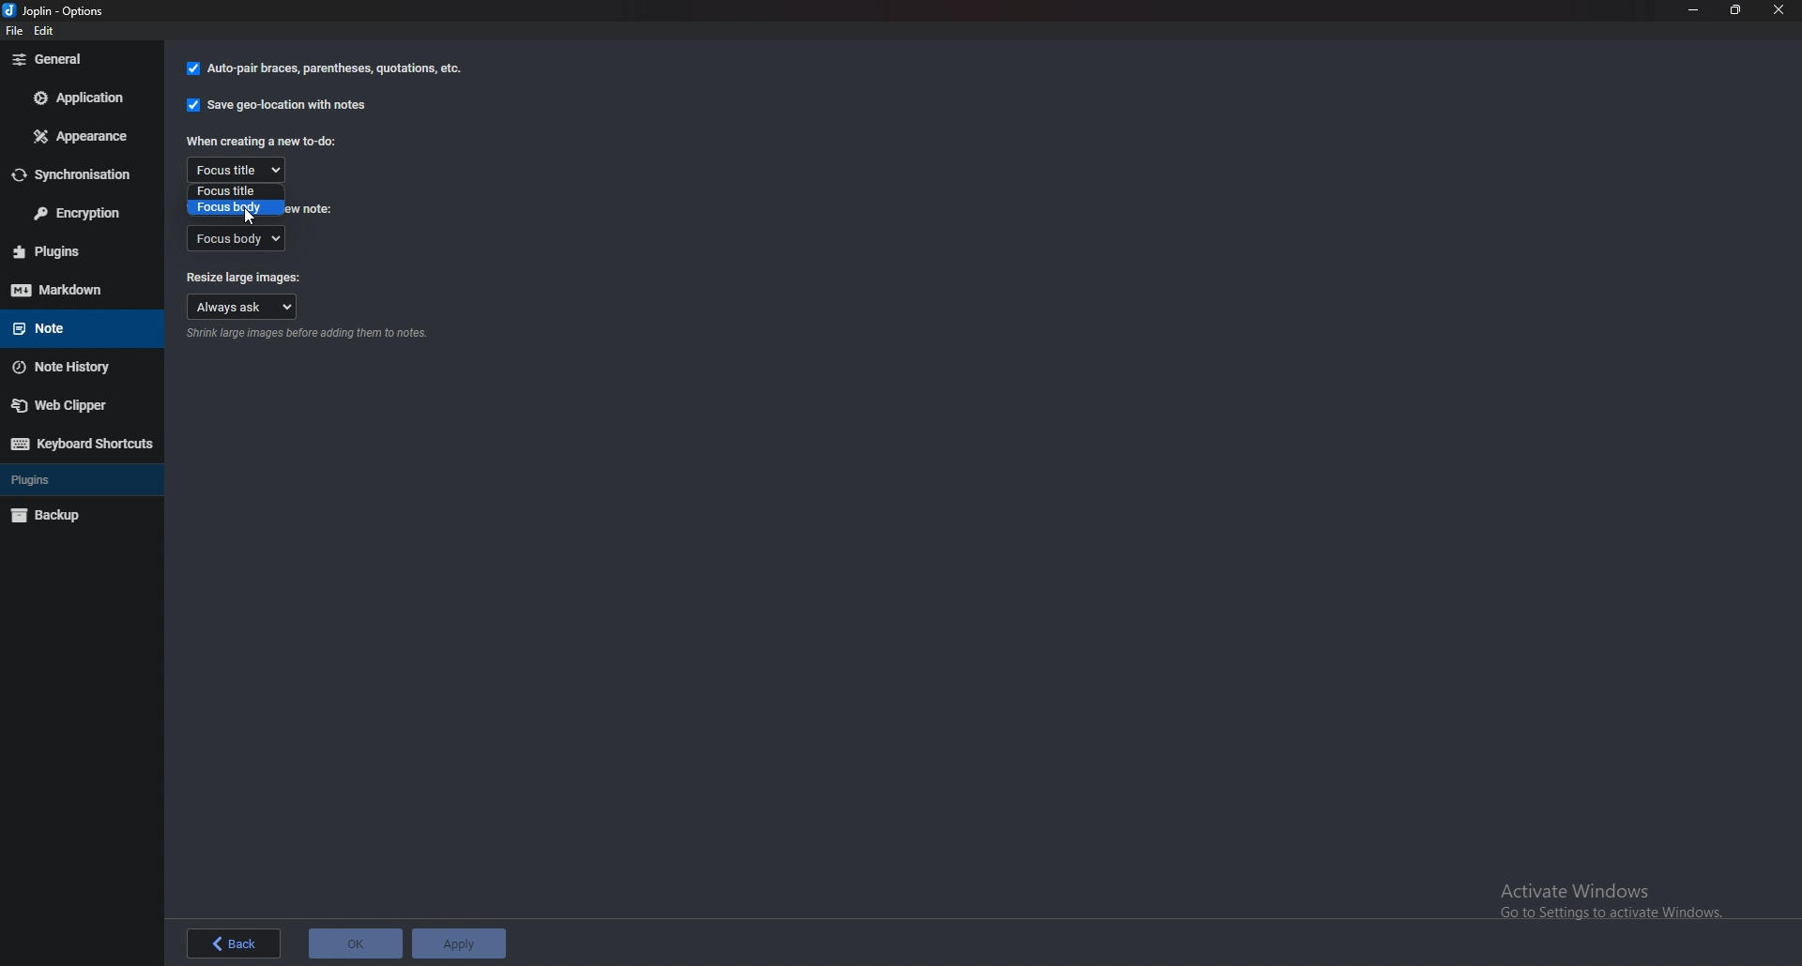 The height and width of the screenshot is (966, 1802). Describe the element at coordinates (75, 406) in the screenshot. I see `Web Clipper` at that location.